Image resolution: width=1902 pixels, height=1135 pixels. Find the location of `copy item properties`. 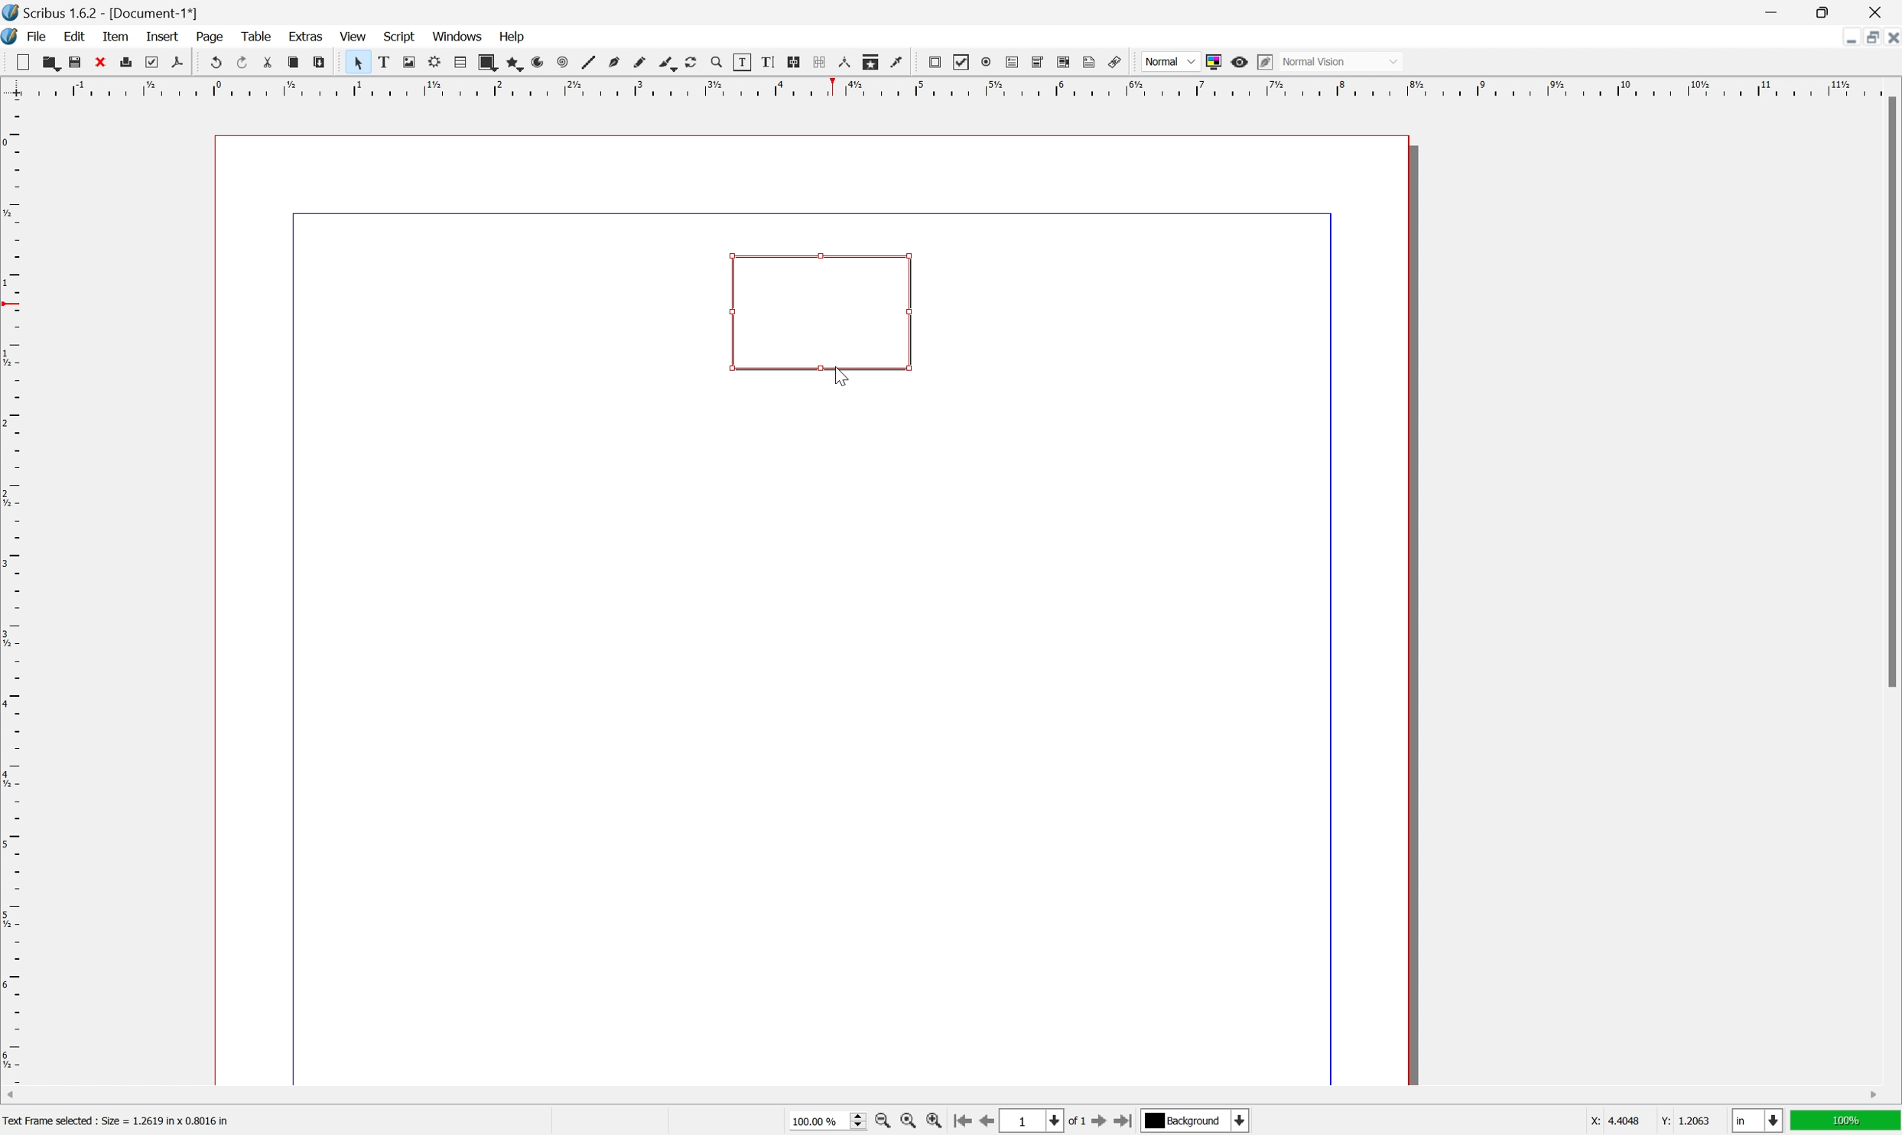

copy item properties is located at coordinates (872, 63).